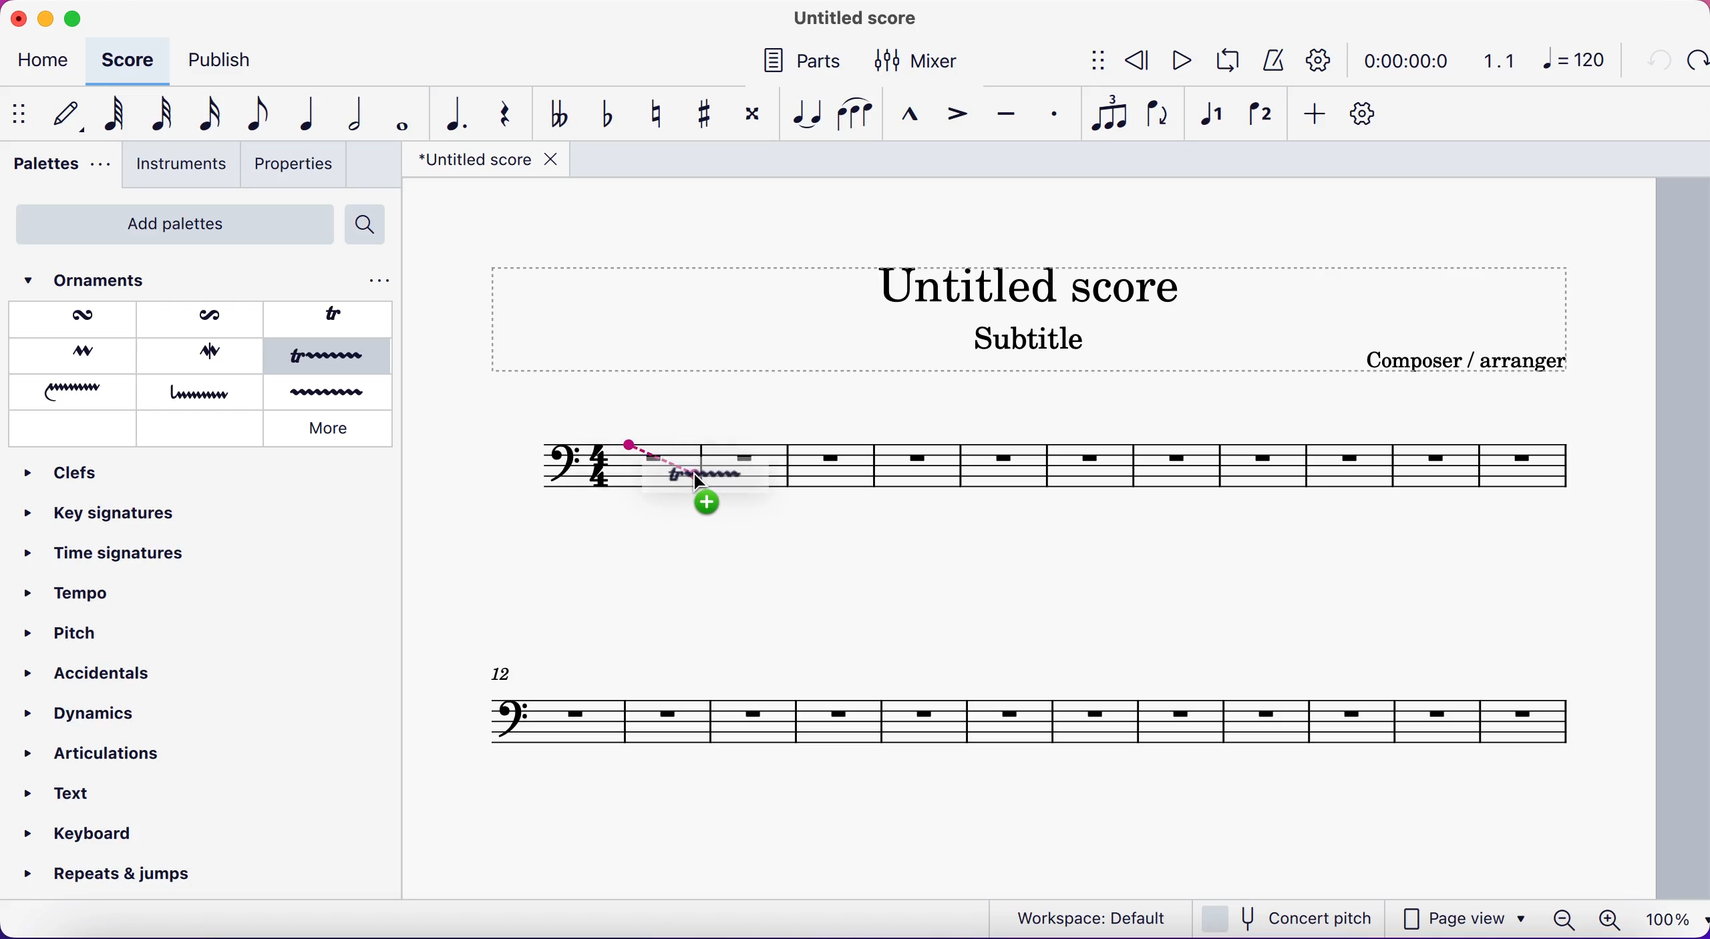 This screenshot has height=939, width=1710. What do you see at coordinates (107, 562) in the screenshot?
I see `time signatures` at bounding box center [107, 562].